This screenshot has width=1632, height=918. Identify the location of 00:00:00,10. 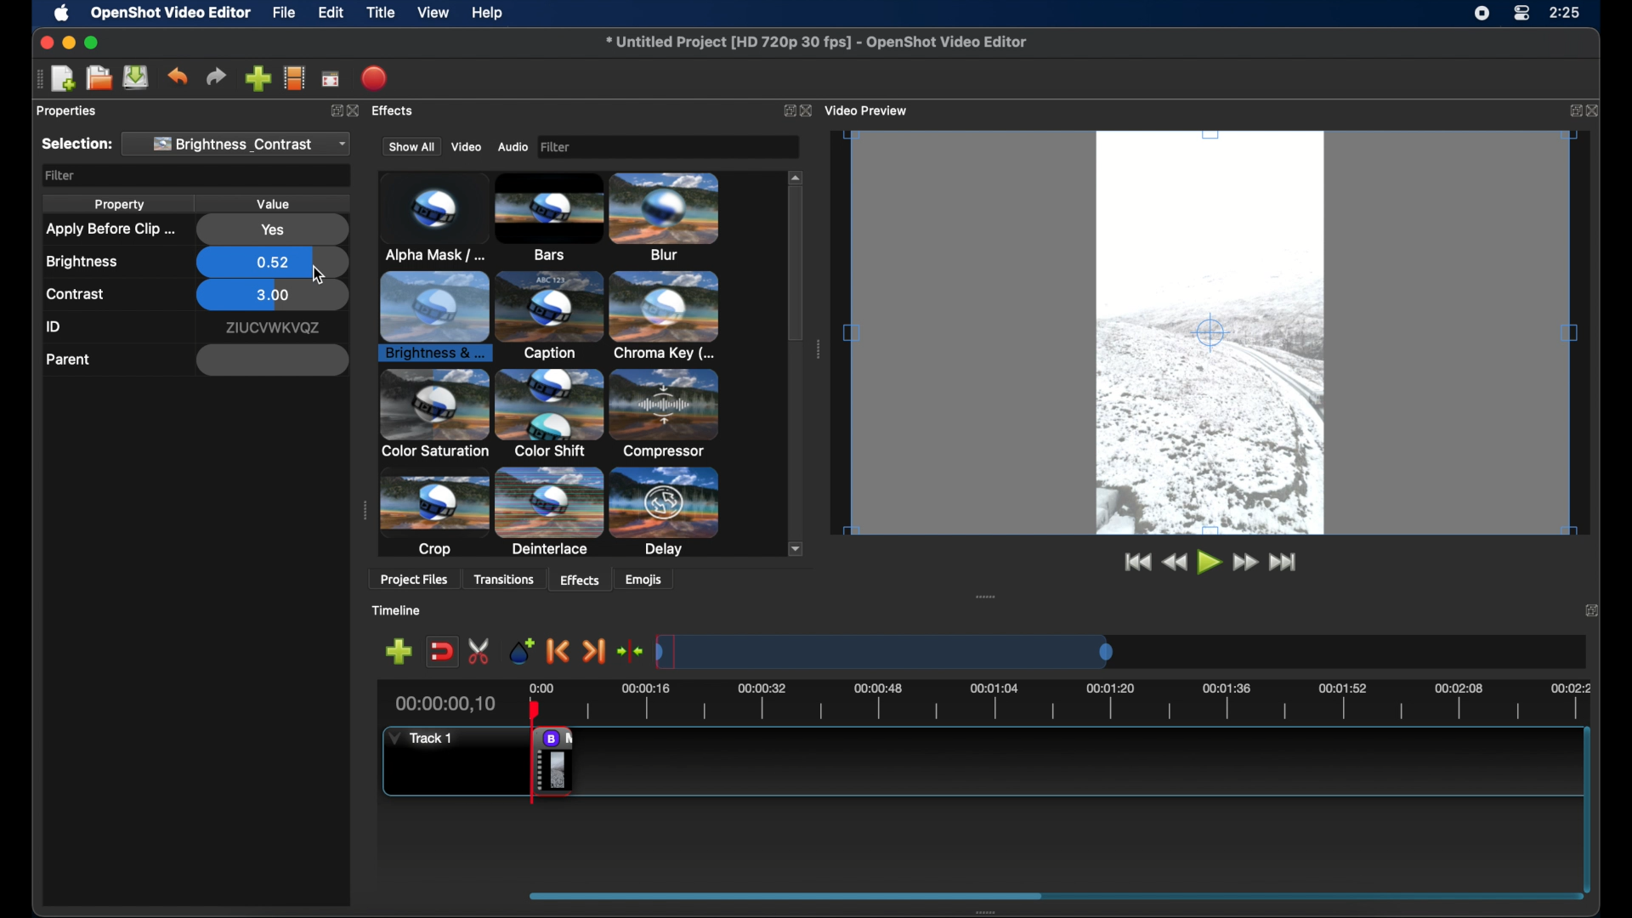
(445, 704).